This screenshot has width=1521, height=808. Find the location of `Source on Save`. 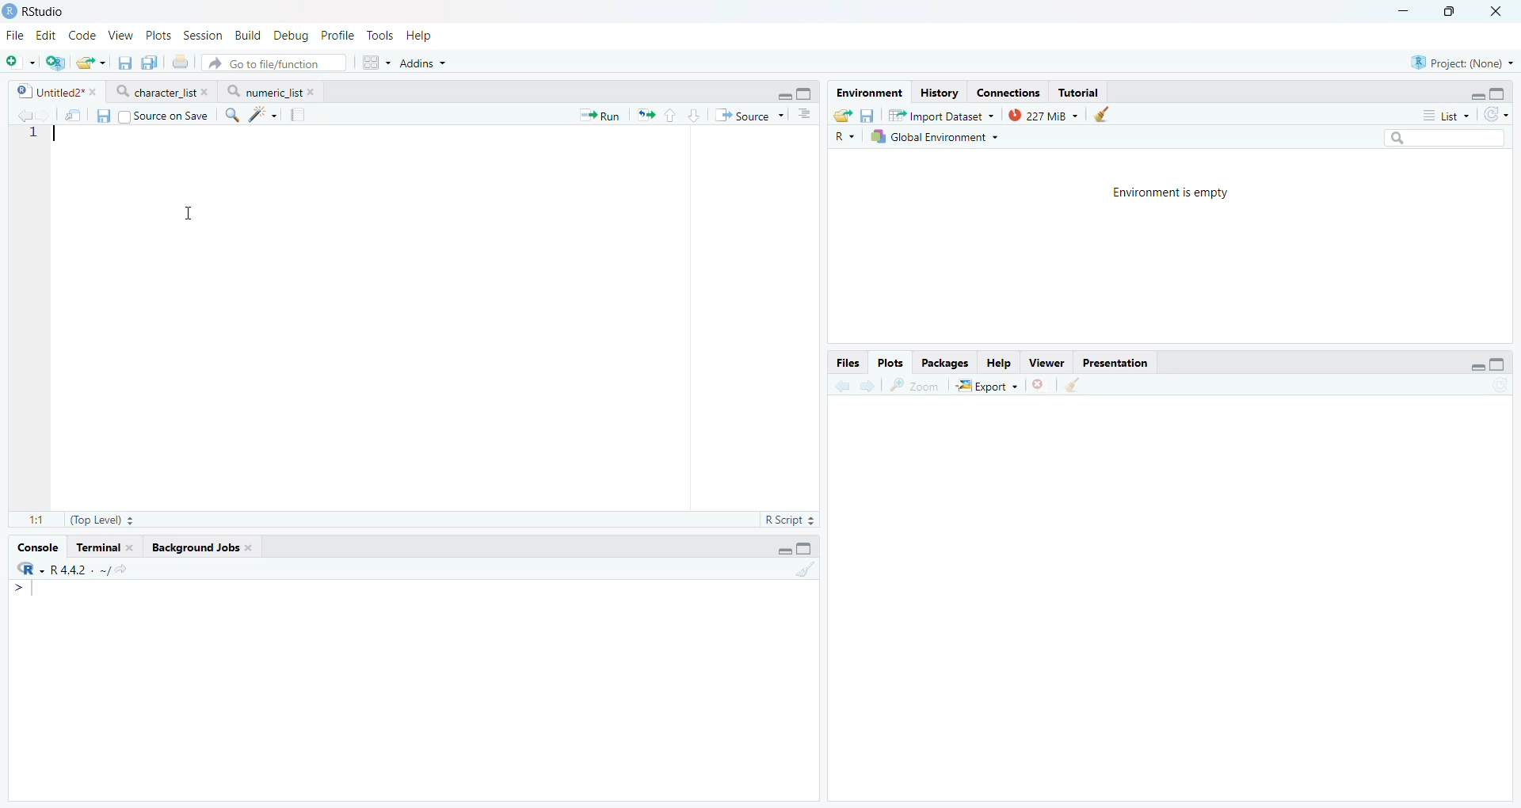

Source on Save is located at coordinates (163, 116).